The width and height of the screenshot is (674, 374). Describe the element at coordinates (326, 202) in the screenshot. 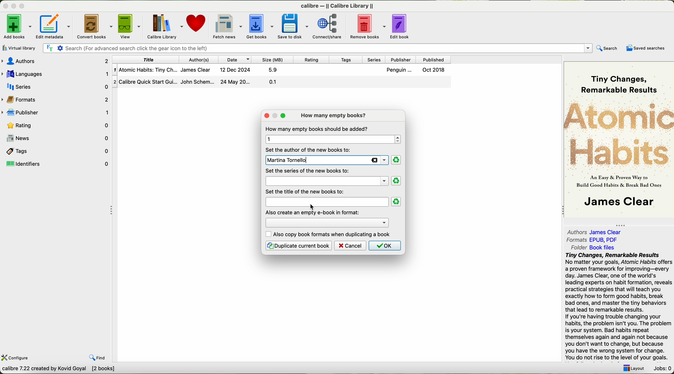

I see `title` at that location.